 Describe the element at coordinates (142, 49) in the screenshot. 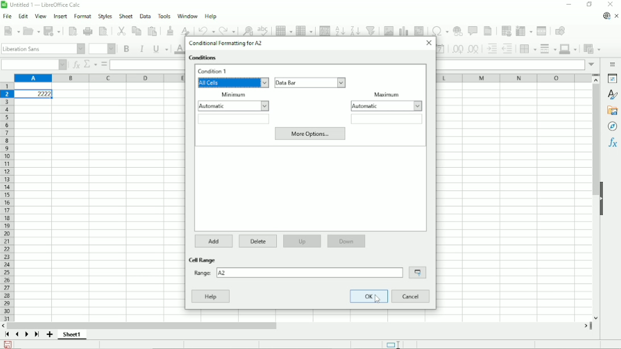

I see `Italic` at that location.